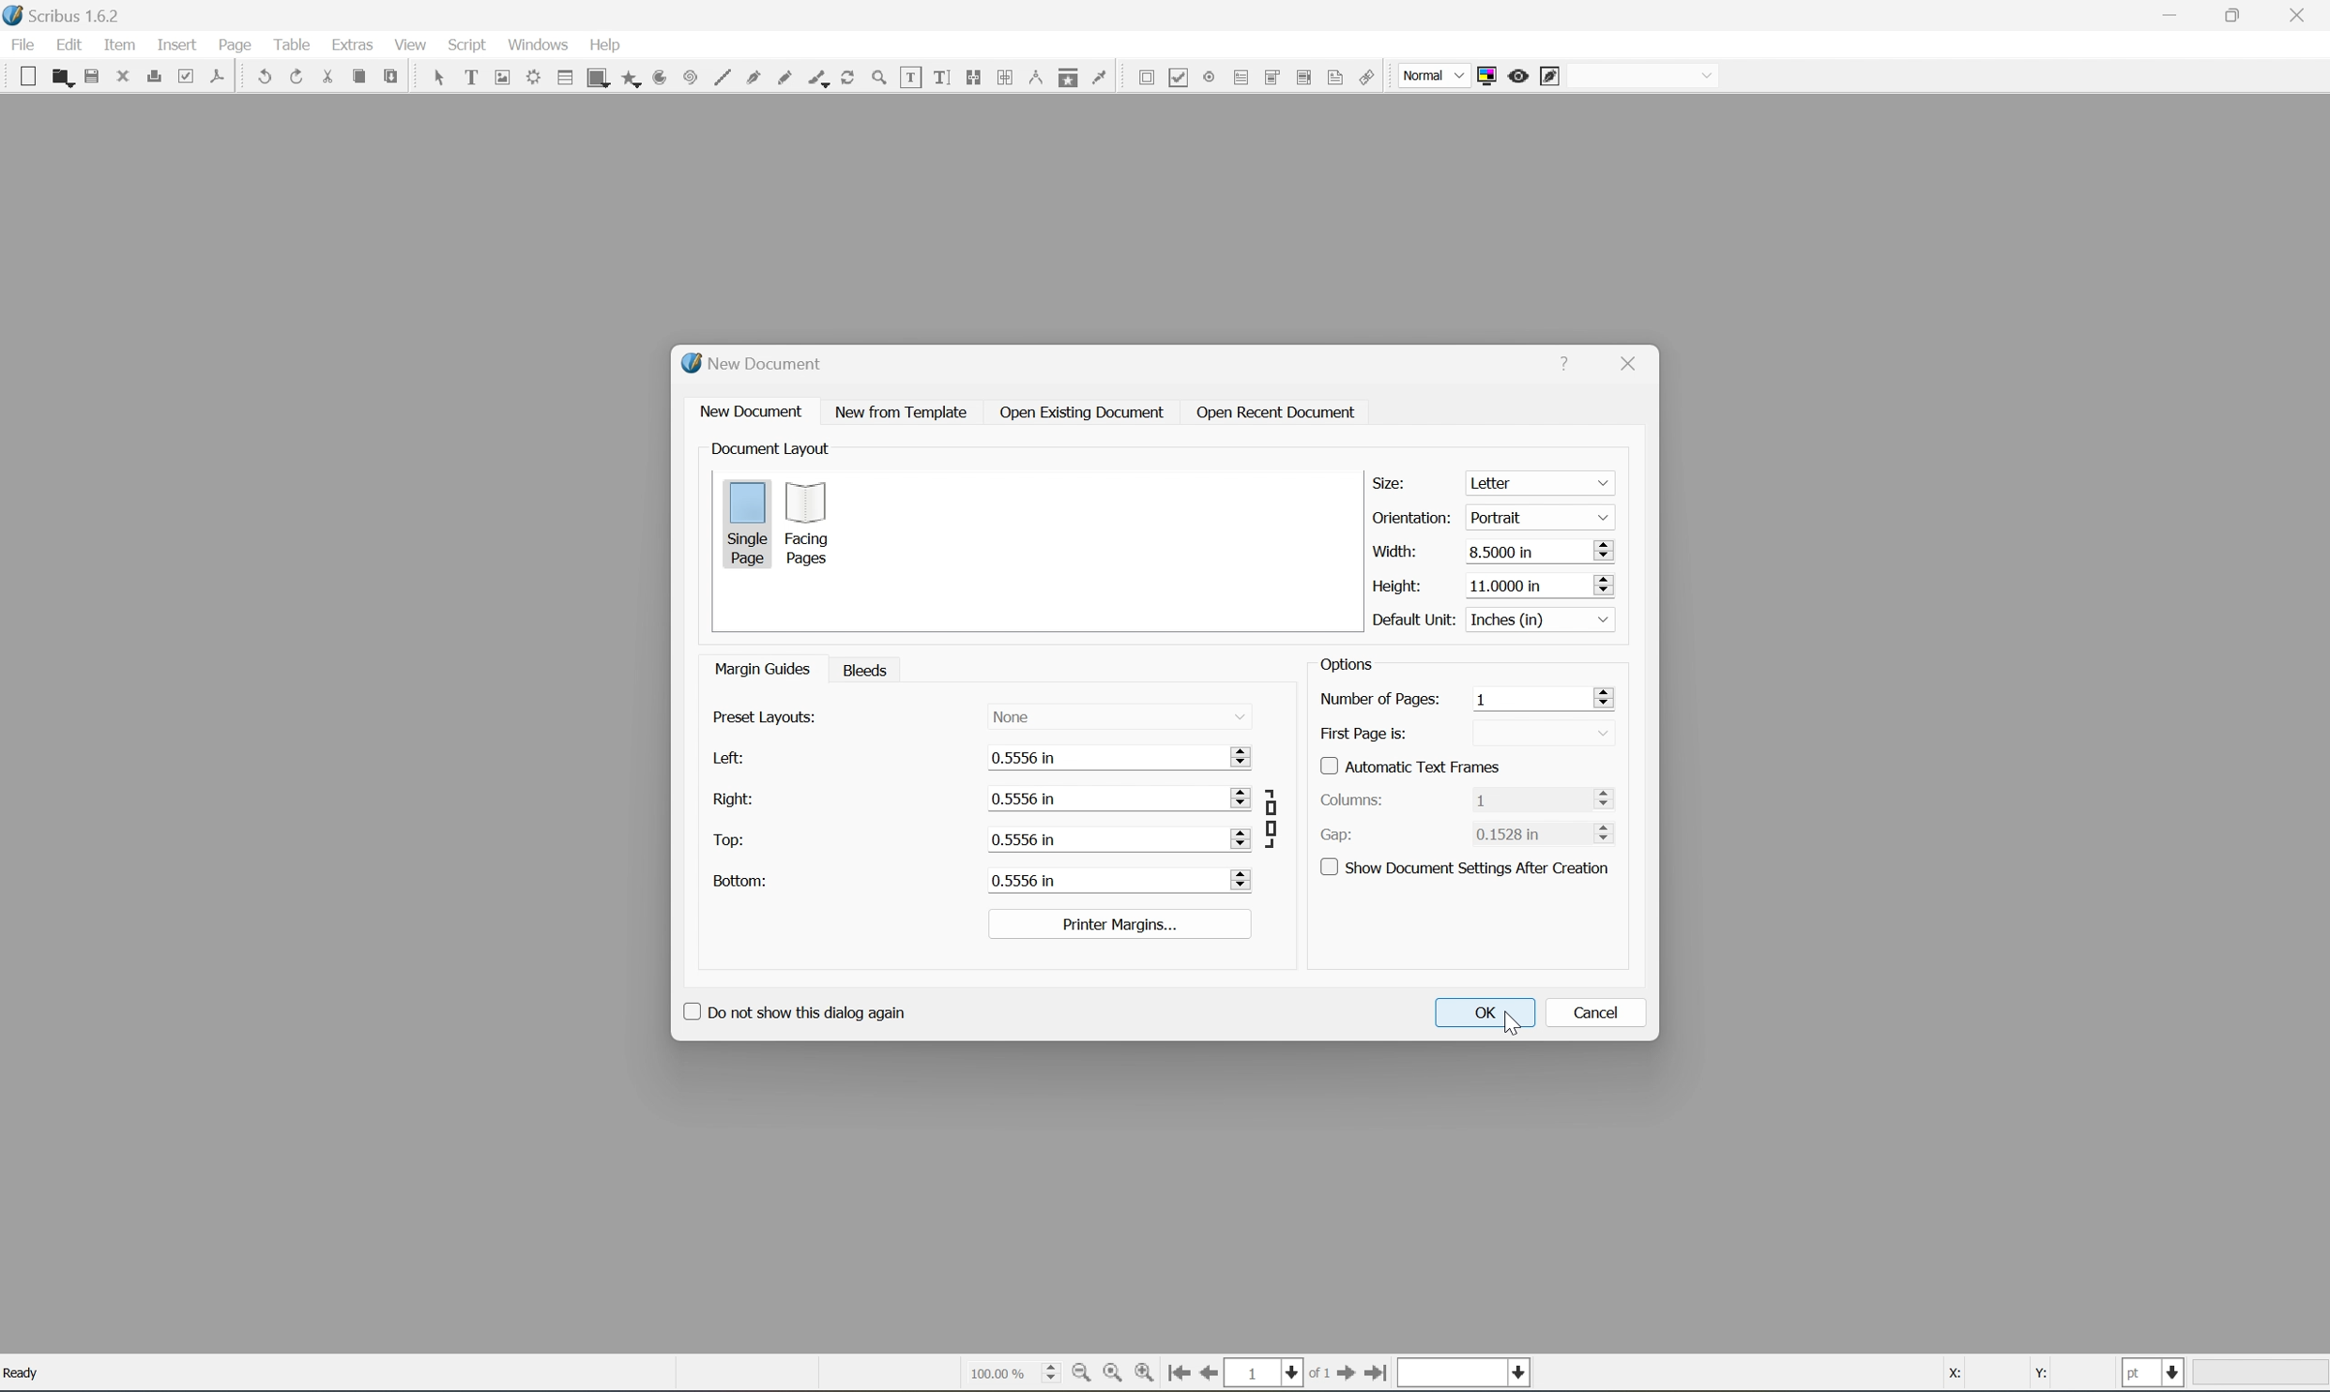 The height and width of the screenshot is (1392, 2330). Describe the element at coordinates (1517, 74) in the screenshot. I see `preview mode` at that location.